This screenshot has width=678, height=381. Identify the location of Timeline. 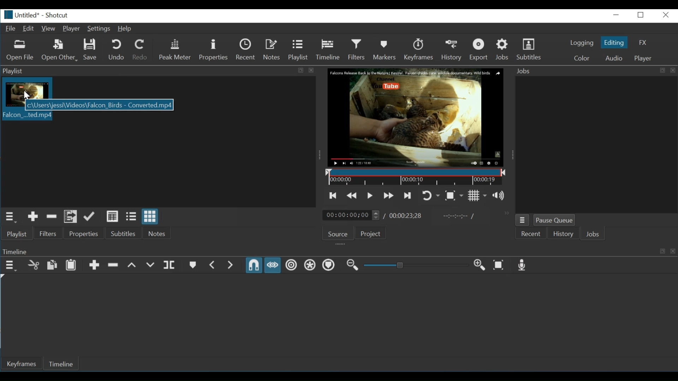
(328, 49).